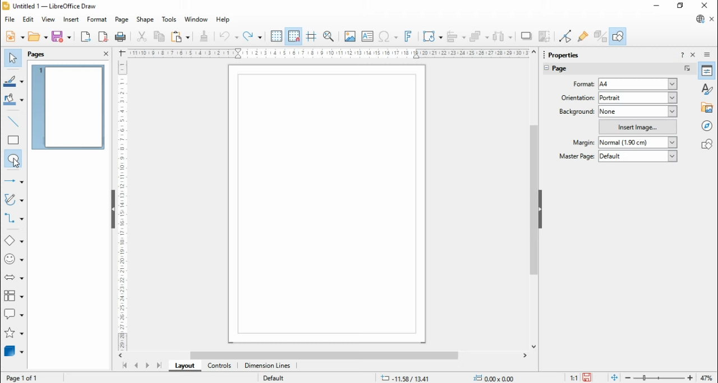  I want to click on zoom and pan, so click(329, 37).